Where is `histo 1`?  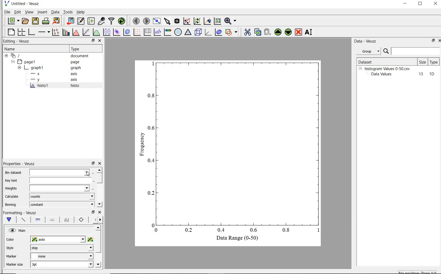
histo 1 is located at coordinates (40, 86).